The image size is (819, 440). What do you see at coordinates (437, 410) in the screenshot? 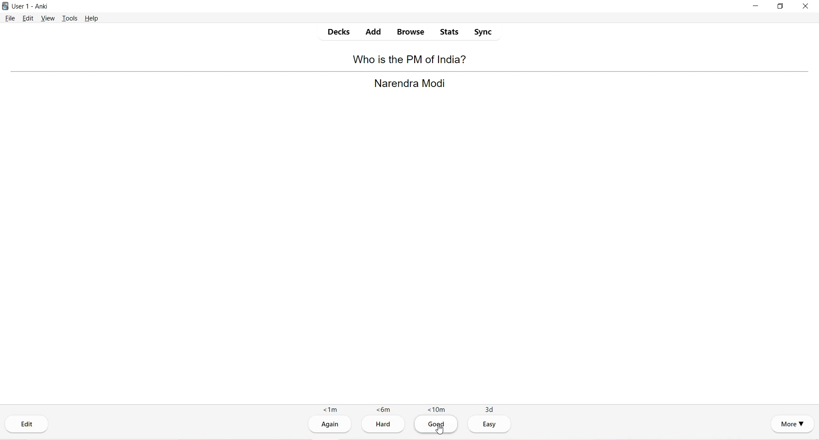
I see `<10m` at bounding box center [437, 410].